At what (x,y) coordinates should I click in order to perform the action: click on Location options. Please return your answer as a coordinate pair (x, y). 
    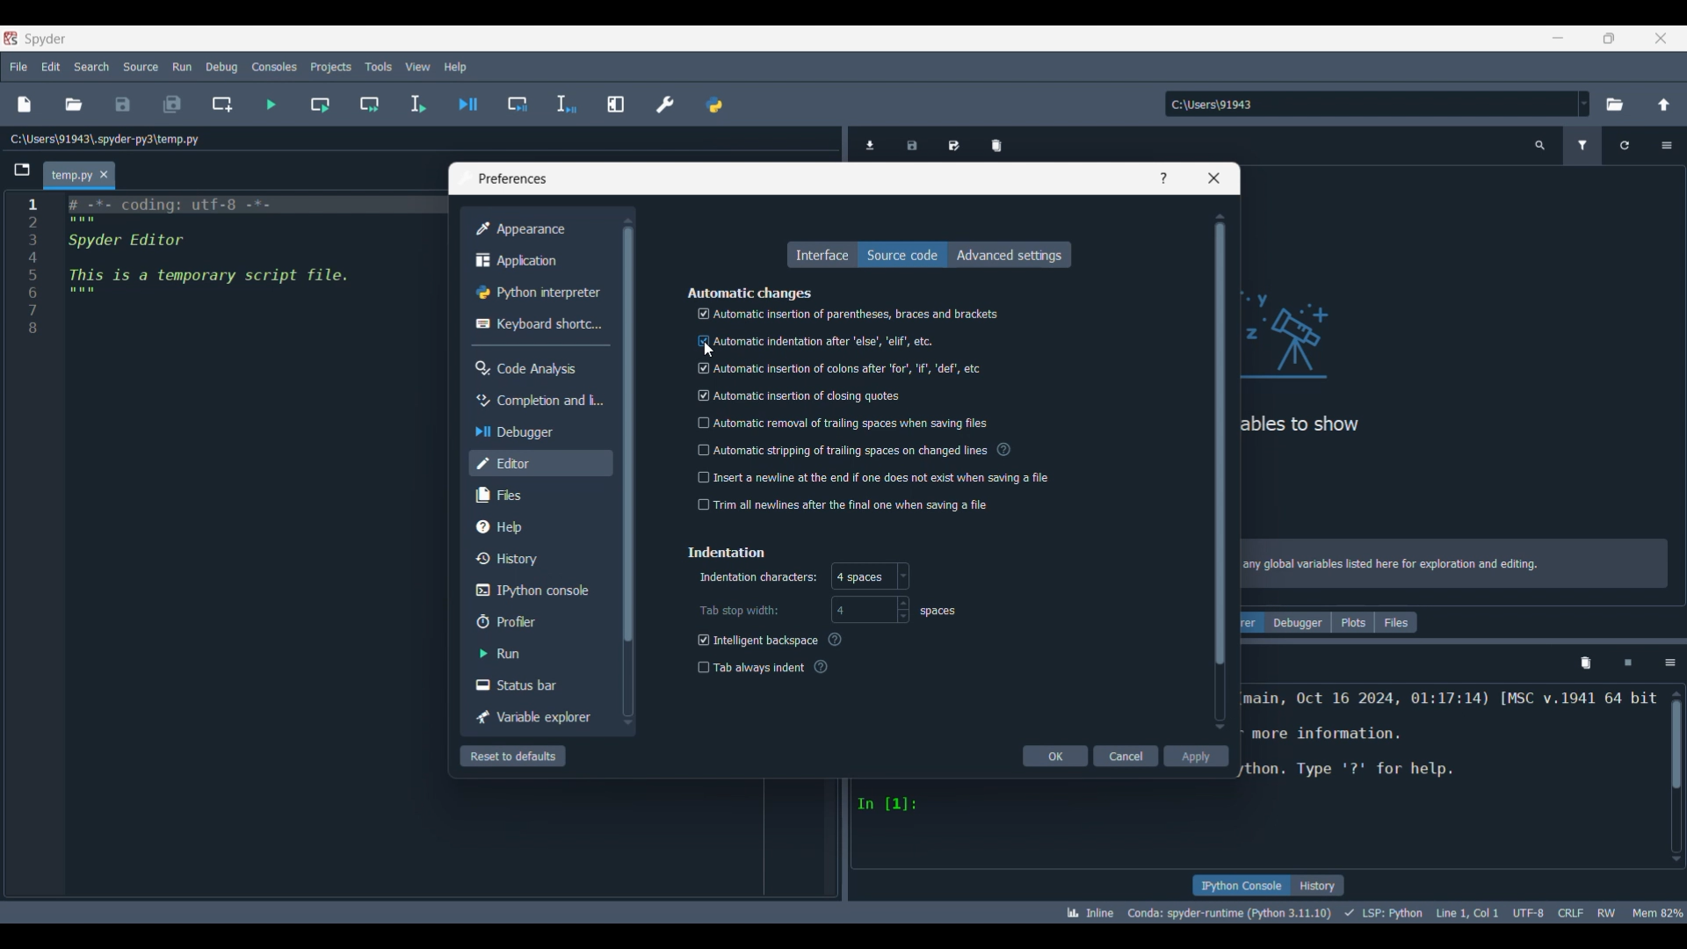
    Looking at the image, I should click on (1584, 104).